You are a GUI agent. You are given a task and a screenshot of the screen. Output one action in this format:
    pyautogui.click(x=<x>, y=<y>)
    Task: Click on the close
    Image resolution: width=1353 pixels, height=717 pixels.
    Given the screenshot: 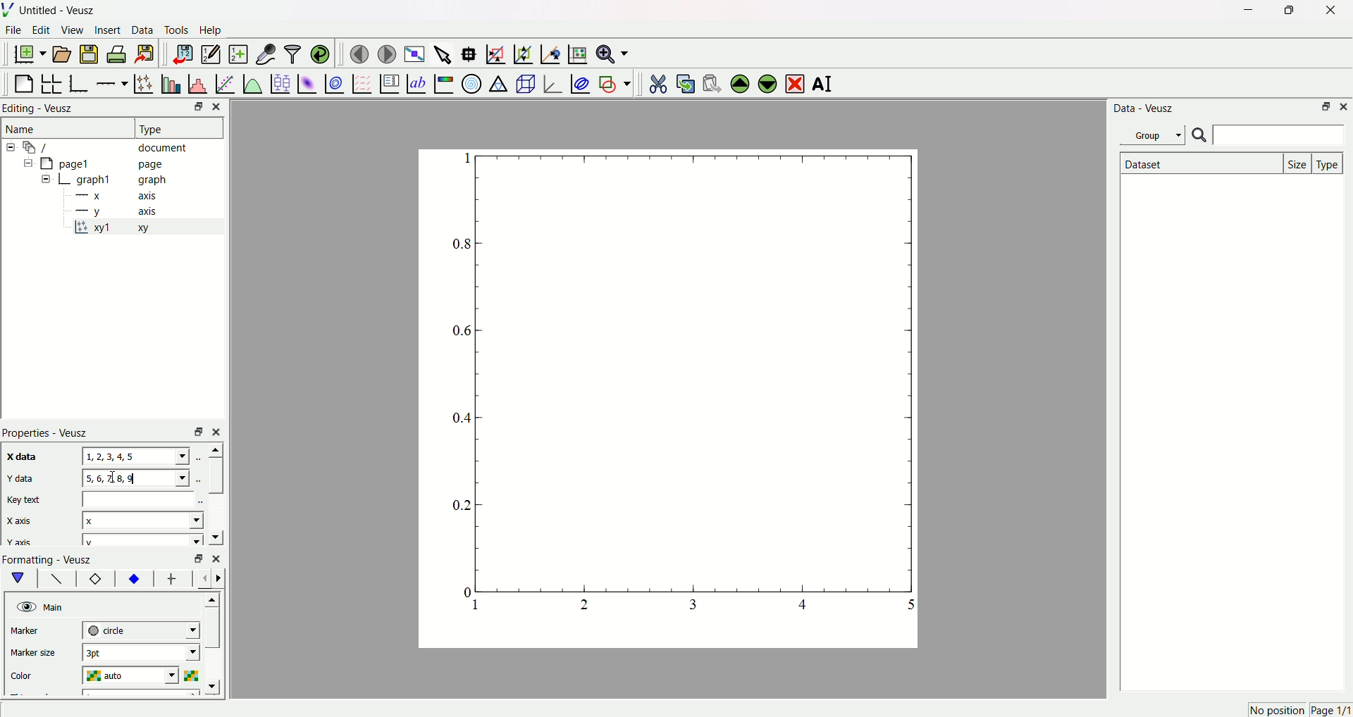 What is the action you would take?
    pyautogui.click(x=216, y=557)
    